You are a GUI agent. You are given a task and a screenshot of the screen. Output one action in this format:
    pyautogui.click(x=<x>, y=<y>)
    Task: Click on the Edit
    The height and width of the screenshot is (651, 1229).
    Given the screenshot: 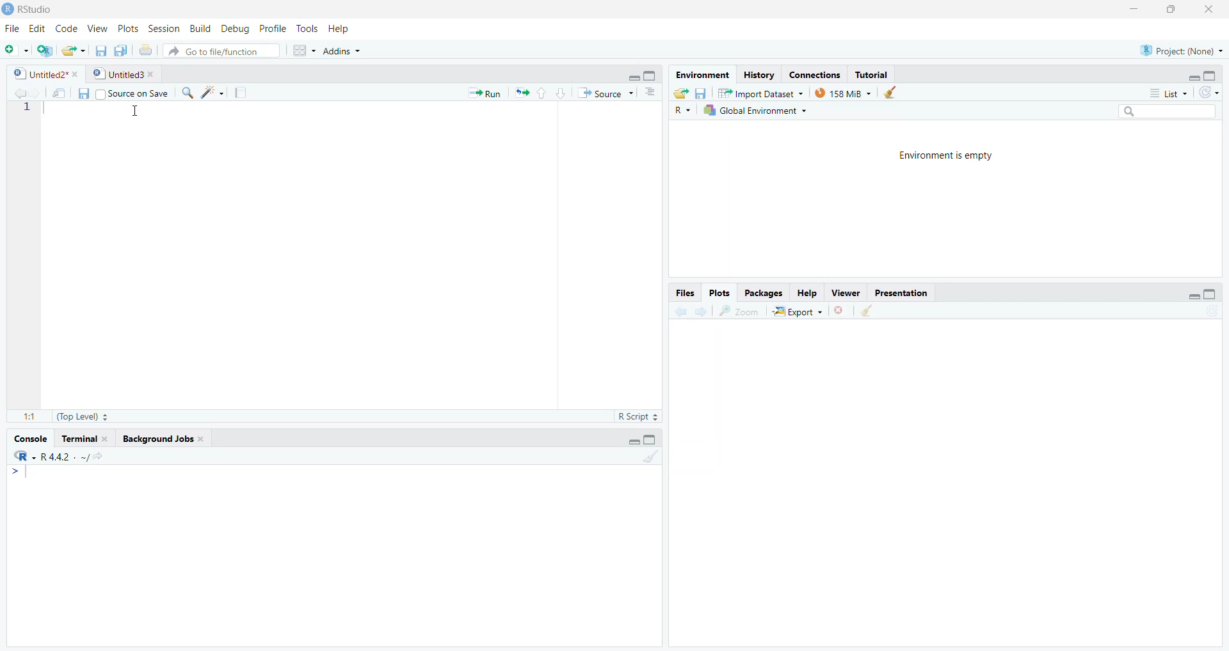 What is the action you would take?
    pyautogui.click(x=37, y=28)
    